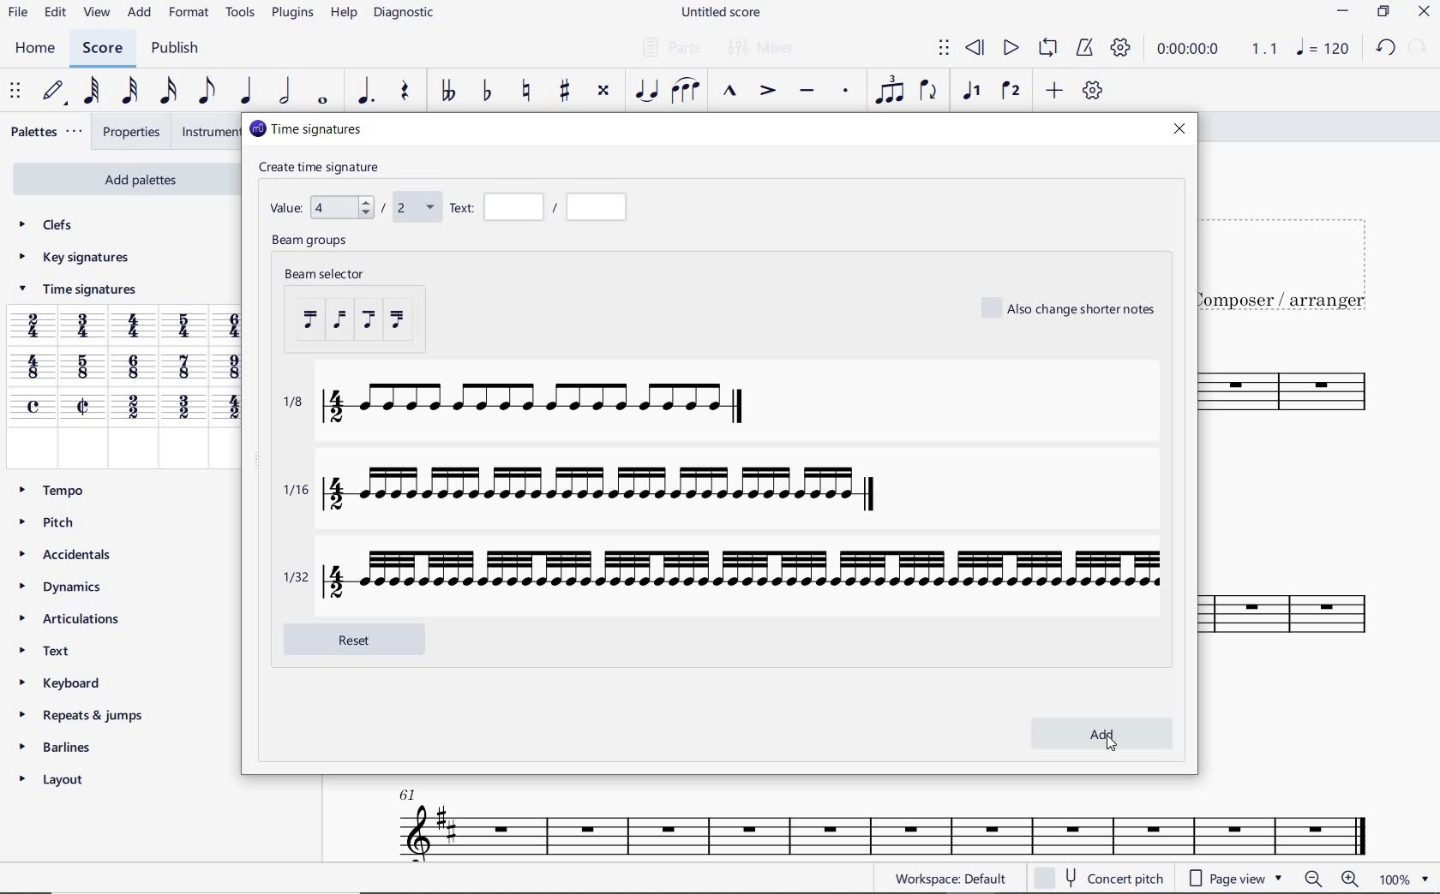 This screenshot has height=894, width=1440. Describe the element at coordinates (183, 408) in the screenshot. I see `3/2` at that location.